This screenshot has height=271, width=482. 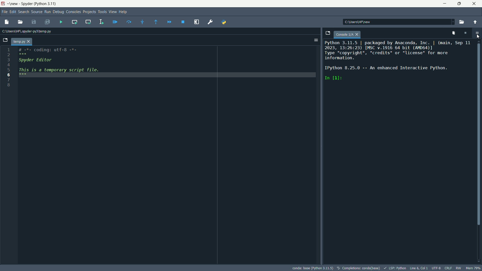 What do you see at coordinates (472, 268) in the screenshot?
I see `mem 79%` at bounding box center [472, 268].